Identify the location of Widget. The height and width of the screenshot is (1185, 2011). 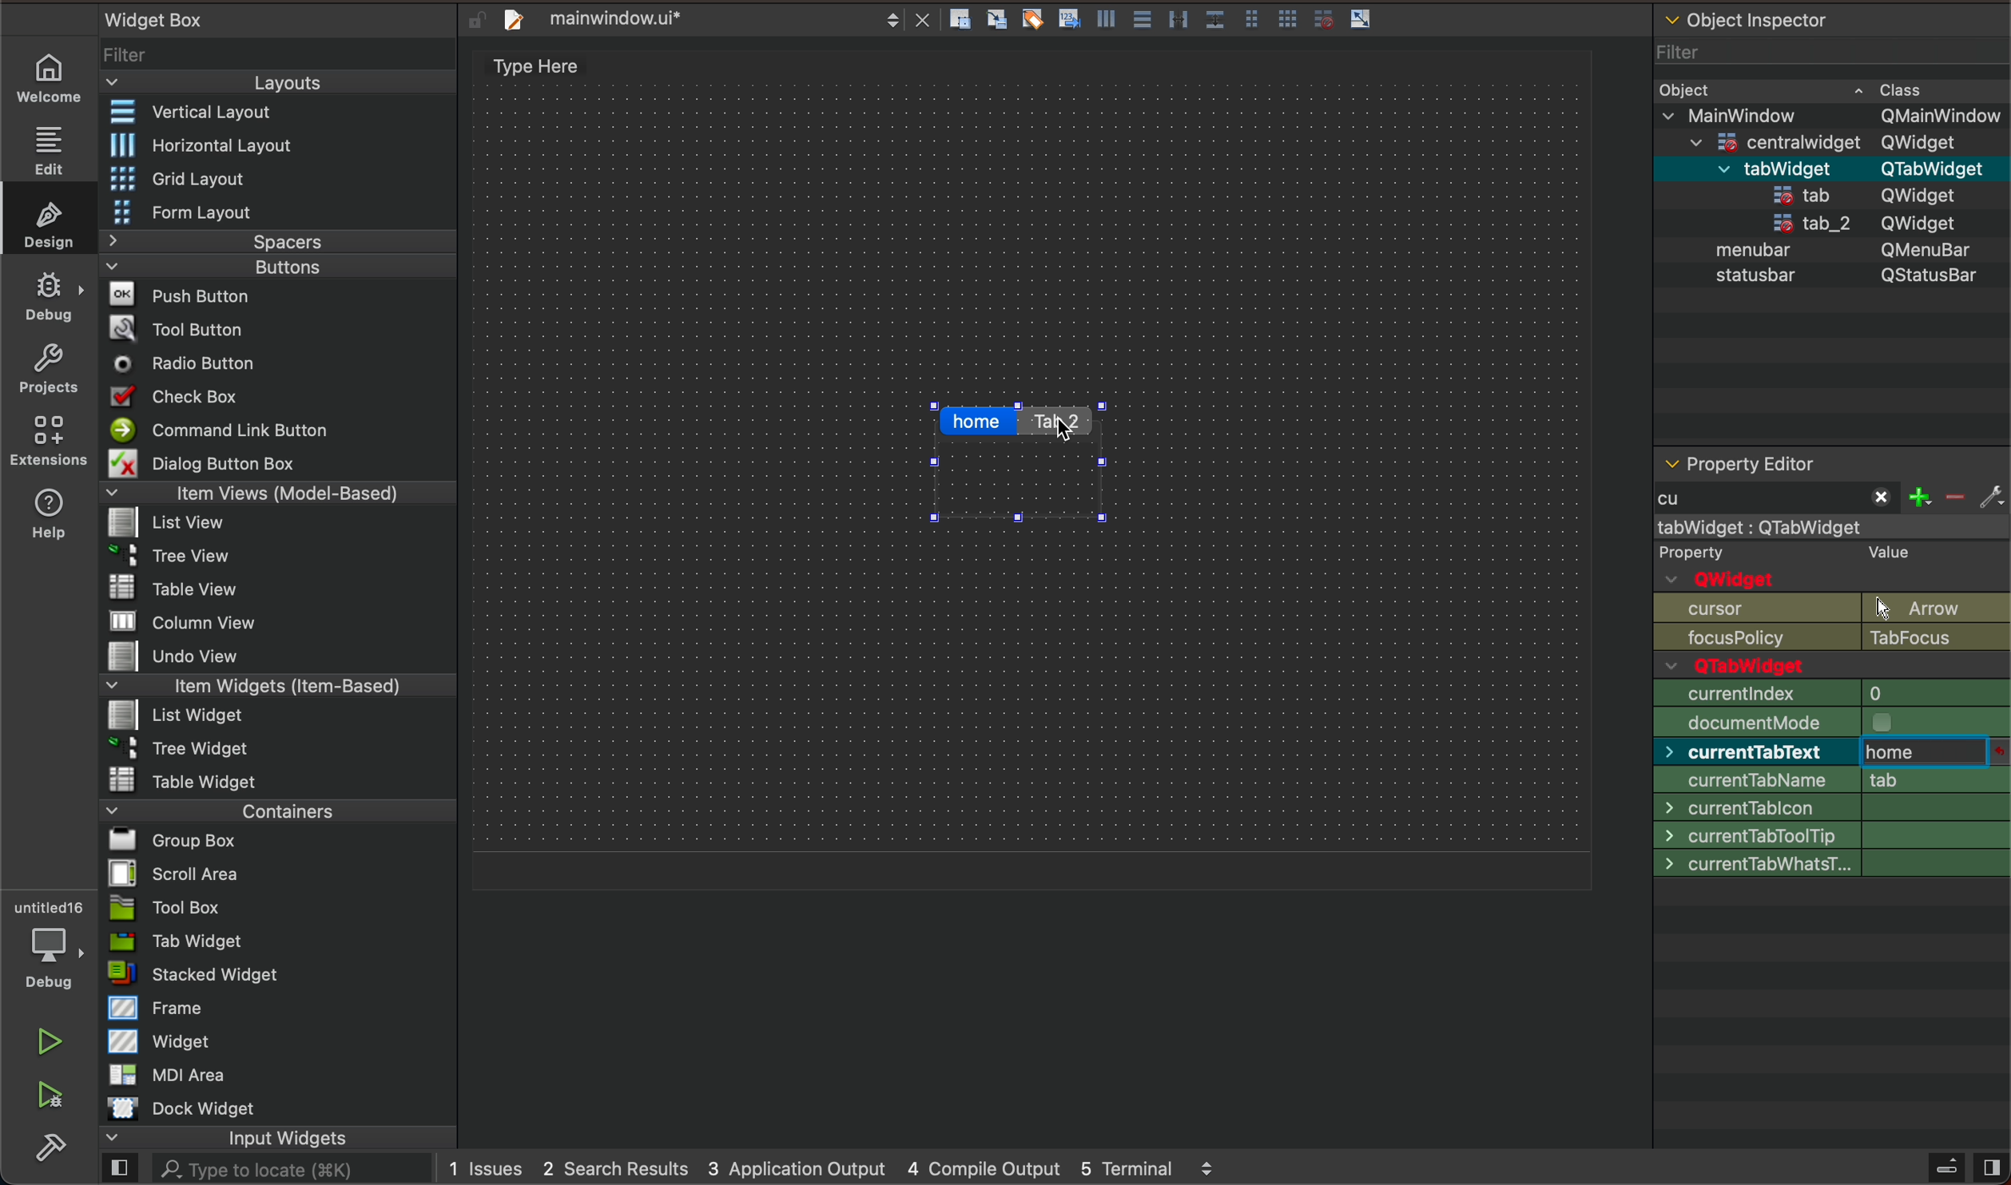
(161, 1041).